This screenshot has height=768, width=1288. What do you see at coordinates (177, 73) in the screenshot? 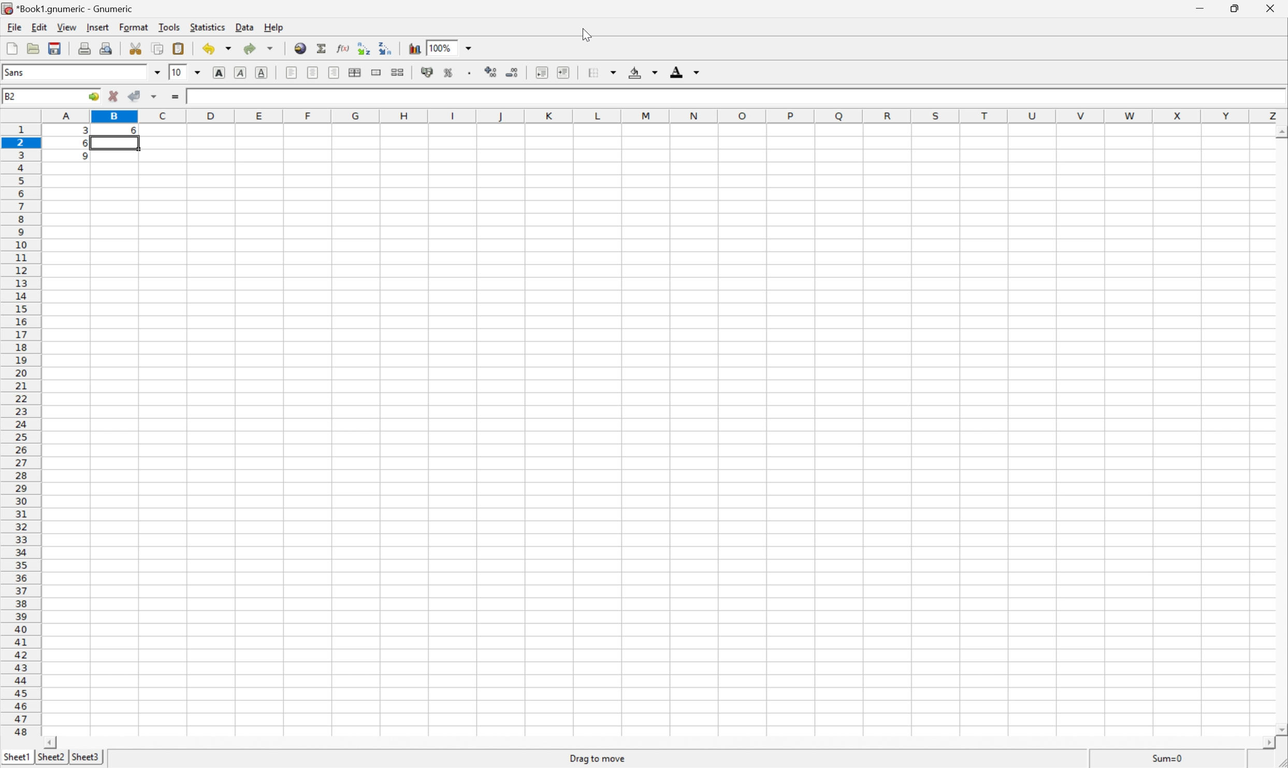
I see `10` at bounding box center [177, 73].